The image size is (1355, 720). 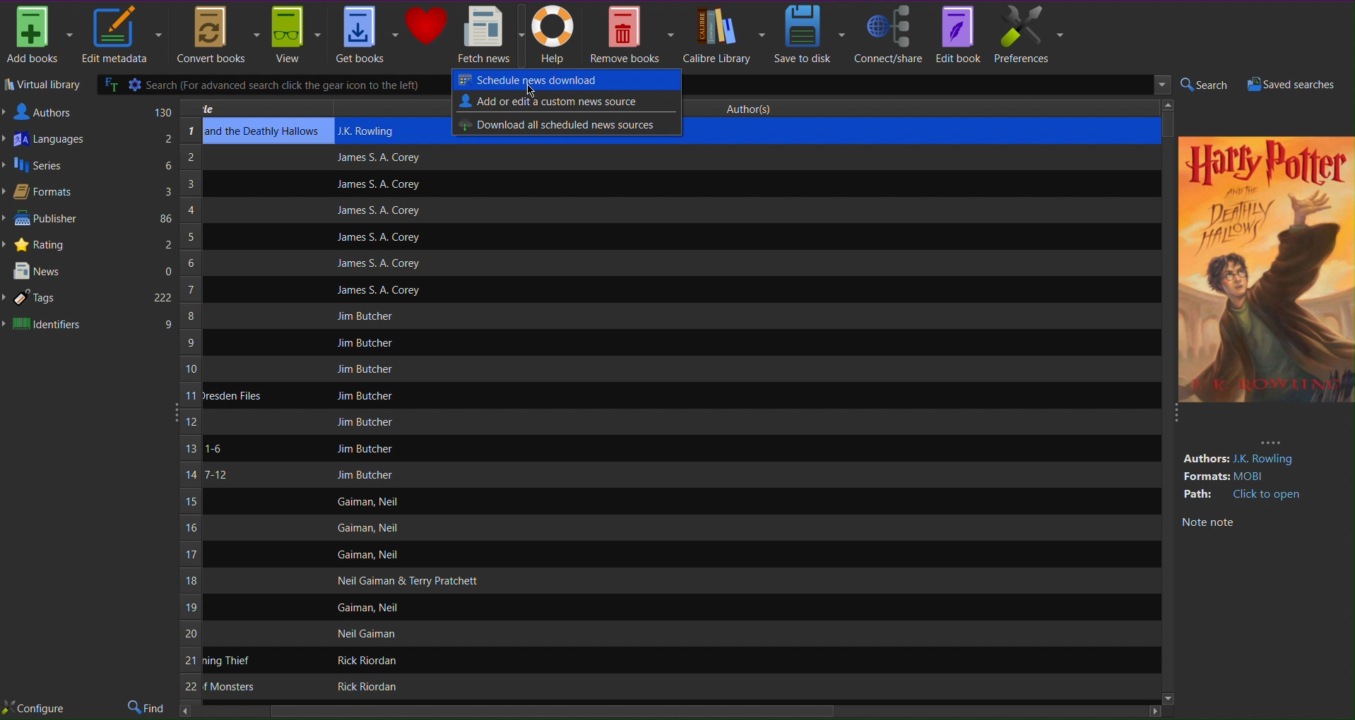 What do you see at coordinates (1029, 34) in the screenshot?
I see `Preferences` at bounding box center [1029, 34].